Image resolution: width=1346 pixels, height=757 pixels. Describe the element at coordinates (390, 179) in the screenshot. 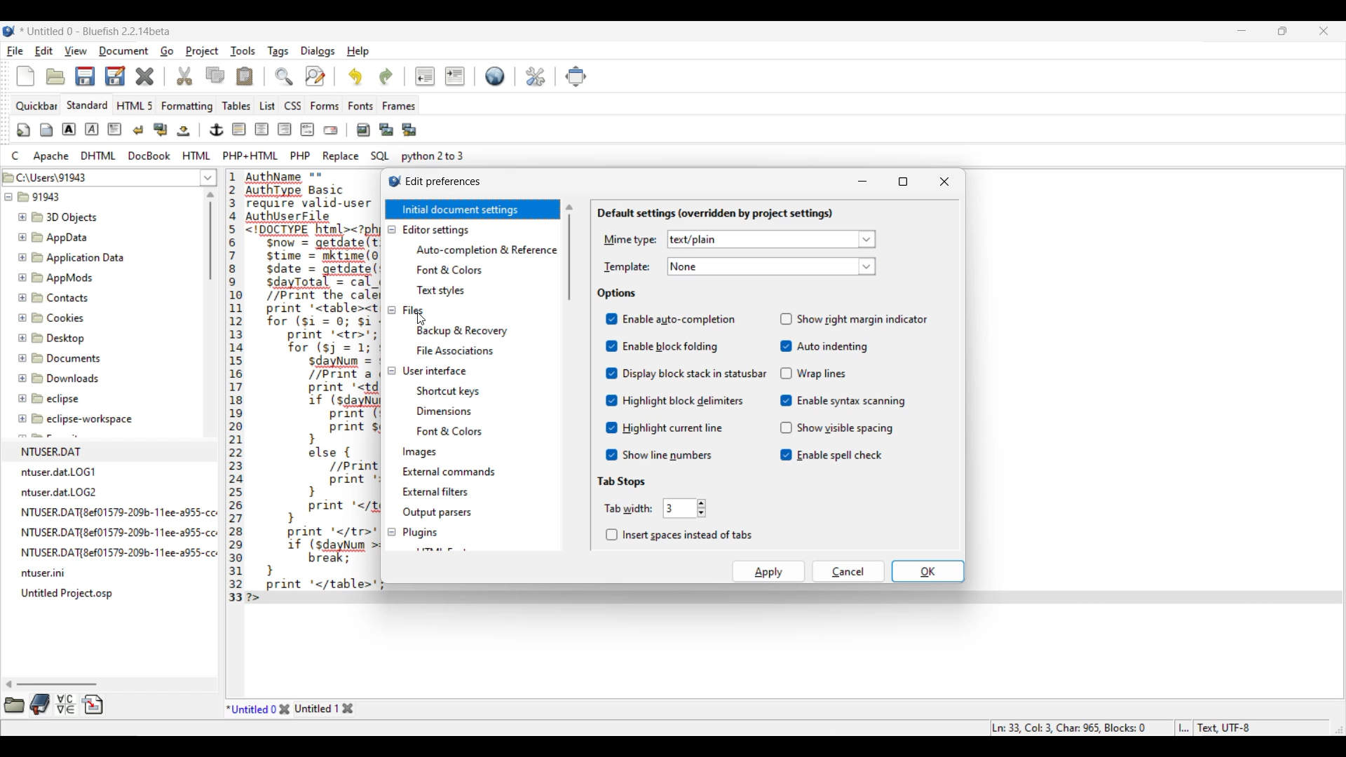

I see `icon` at that location.